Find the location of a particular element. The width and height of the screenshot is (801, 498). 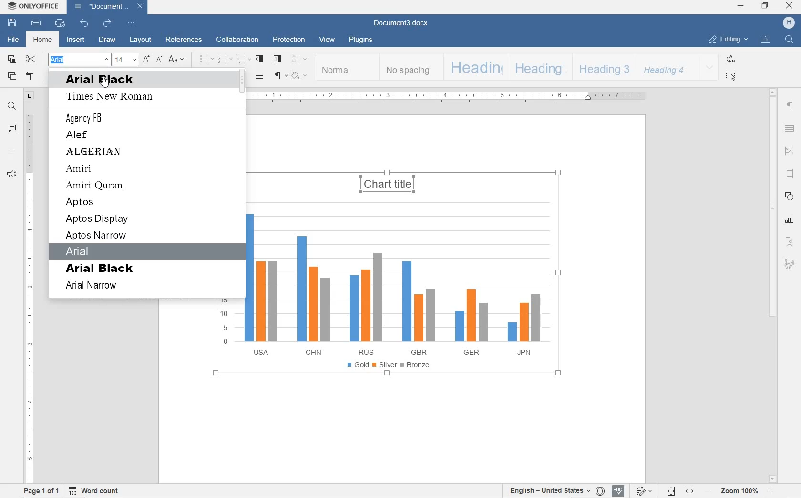

PARAGRAPH SETTINGS is located at coordinates (790, 105).